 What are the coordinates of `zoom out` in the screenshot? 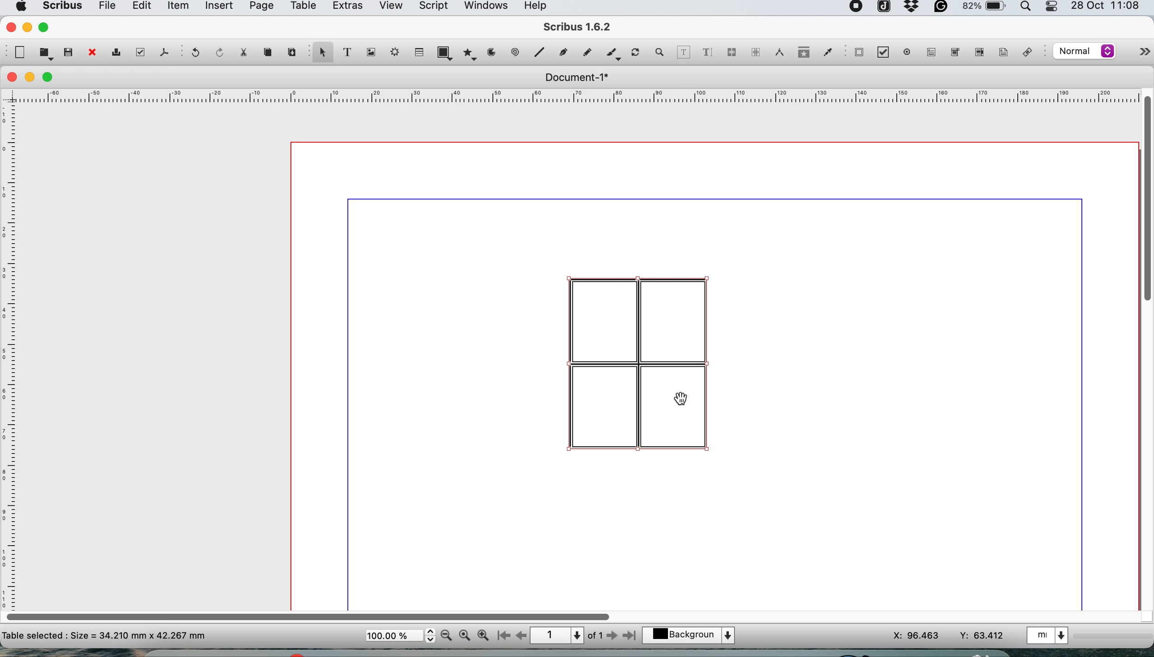 It's located at (448, 635).